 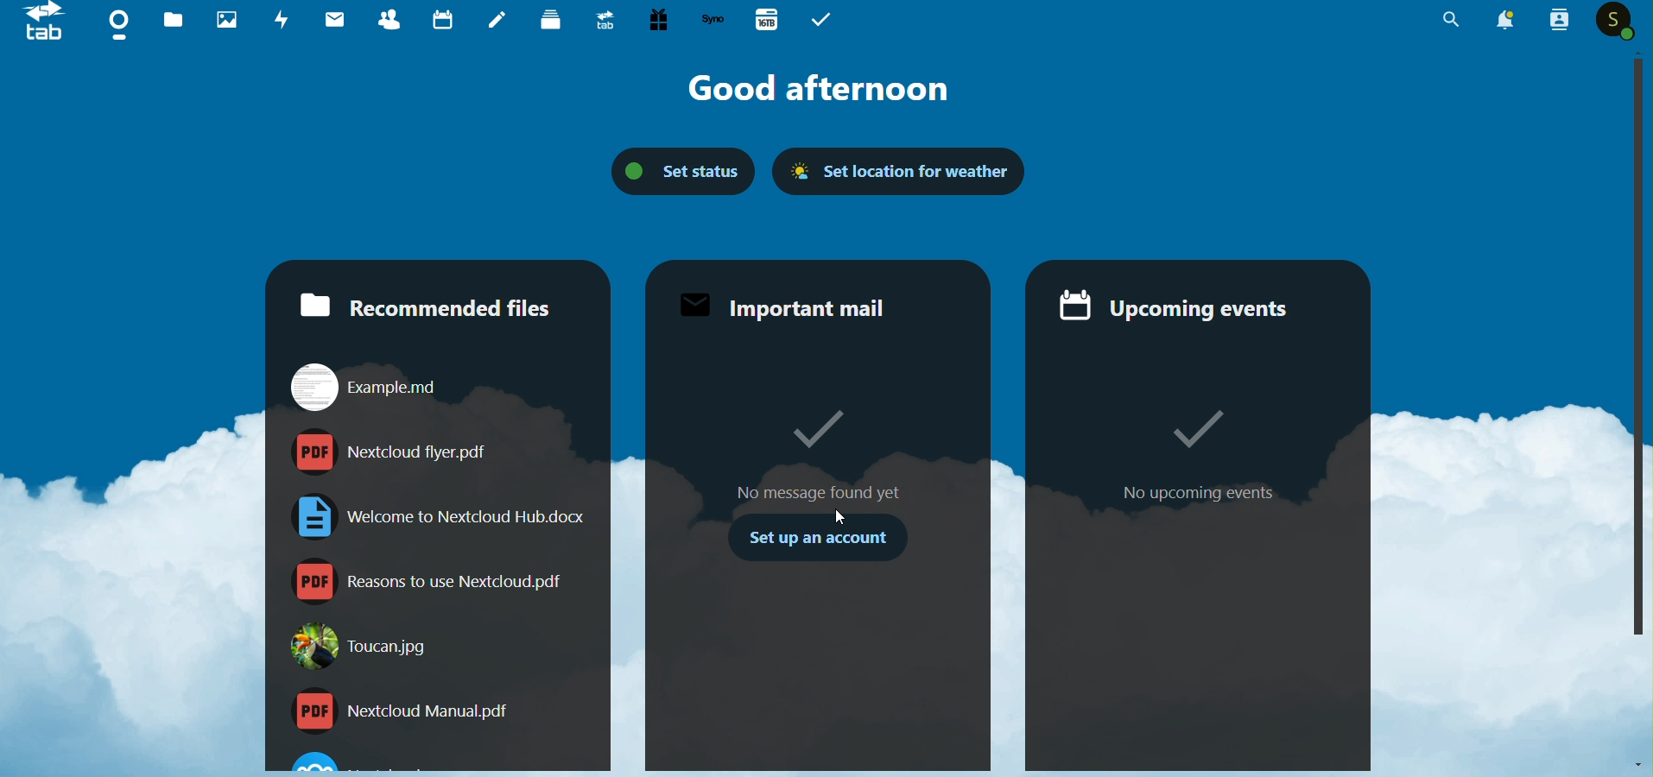 What do you see at coordinates (219, 19) in the screenshot?
I see `Photos` at bounding box center [219, 19].